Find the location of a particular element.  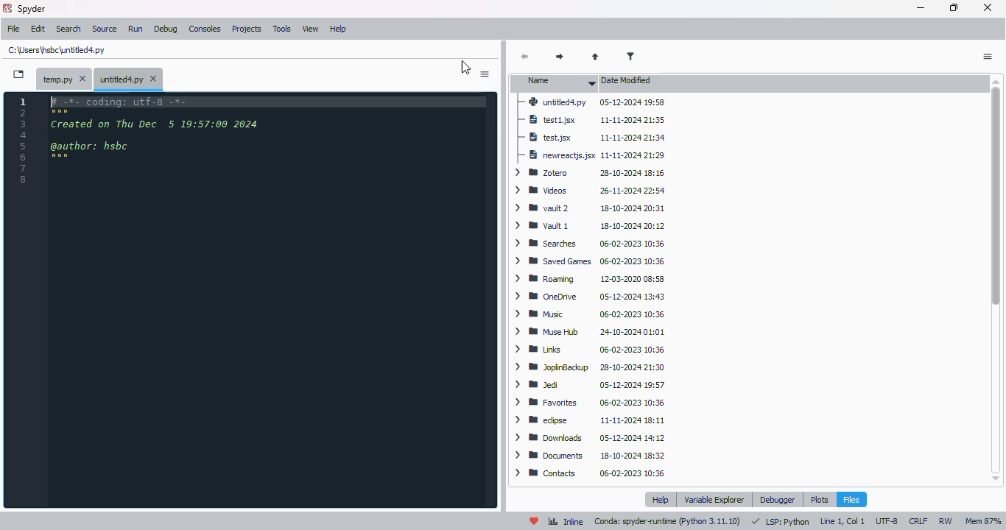

close is located at coordinates (987, 7).